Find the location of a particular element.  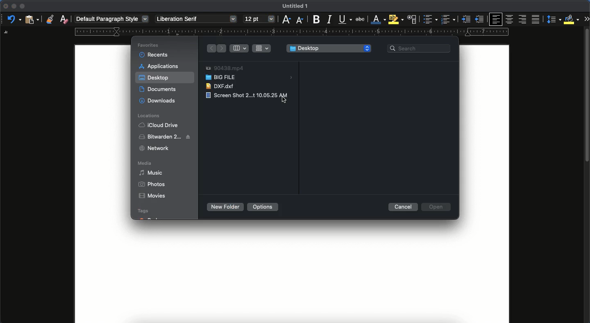

numbered list is located at coordinates (448, 20).